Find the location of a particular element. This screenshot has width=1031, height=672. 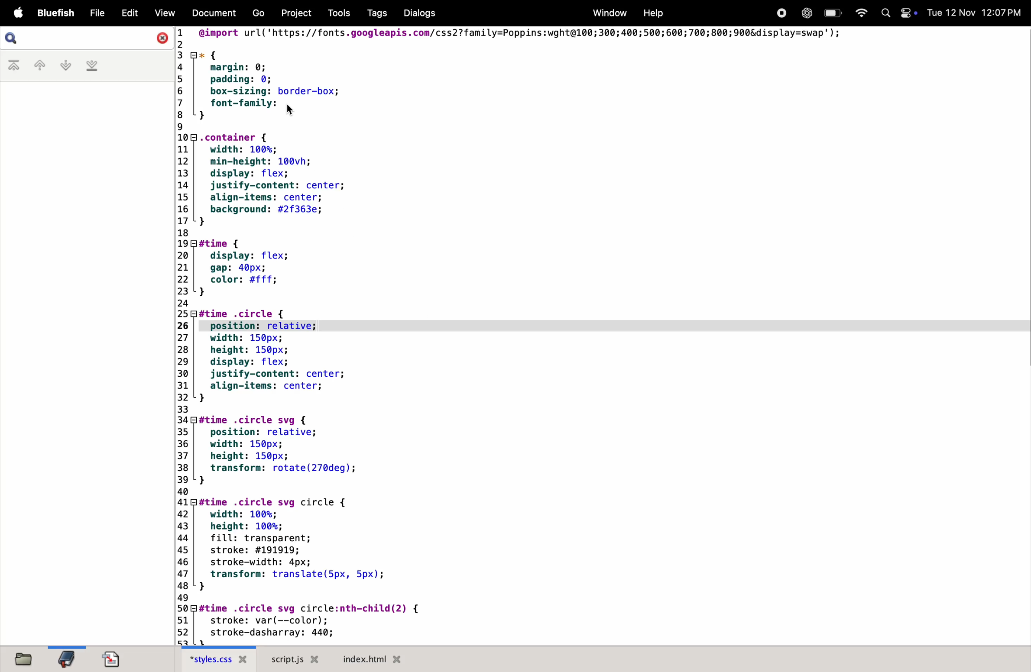

file is located at coordinates (96, 13).